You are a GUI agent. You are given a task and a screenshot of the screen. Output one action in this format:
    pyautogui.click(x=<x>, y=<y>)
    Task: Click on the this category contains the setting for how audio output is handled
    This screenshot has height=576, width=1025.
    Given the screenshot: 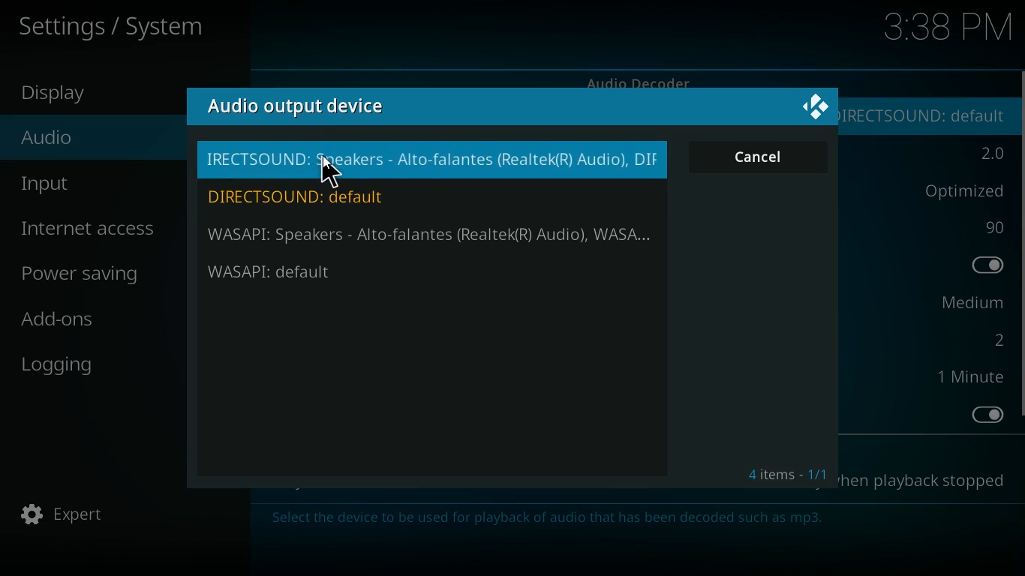 What is the action you would take?
    pyautogui.click(x=562, y=520)
    